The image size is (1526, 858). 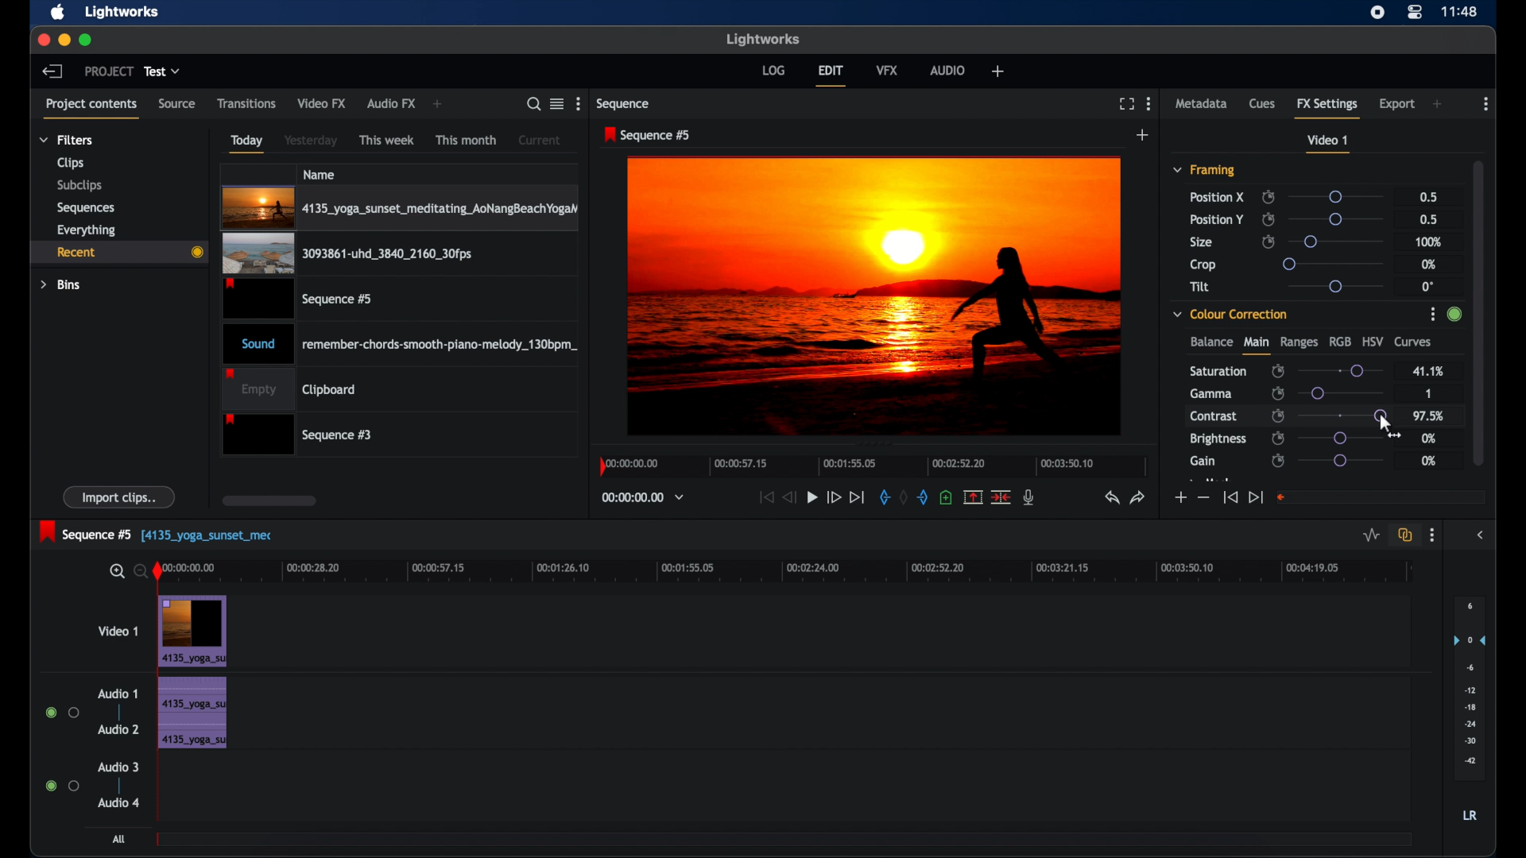 I want to click on sequence 5, so click(x=87, y=531).